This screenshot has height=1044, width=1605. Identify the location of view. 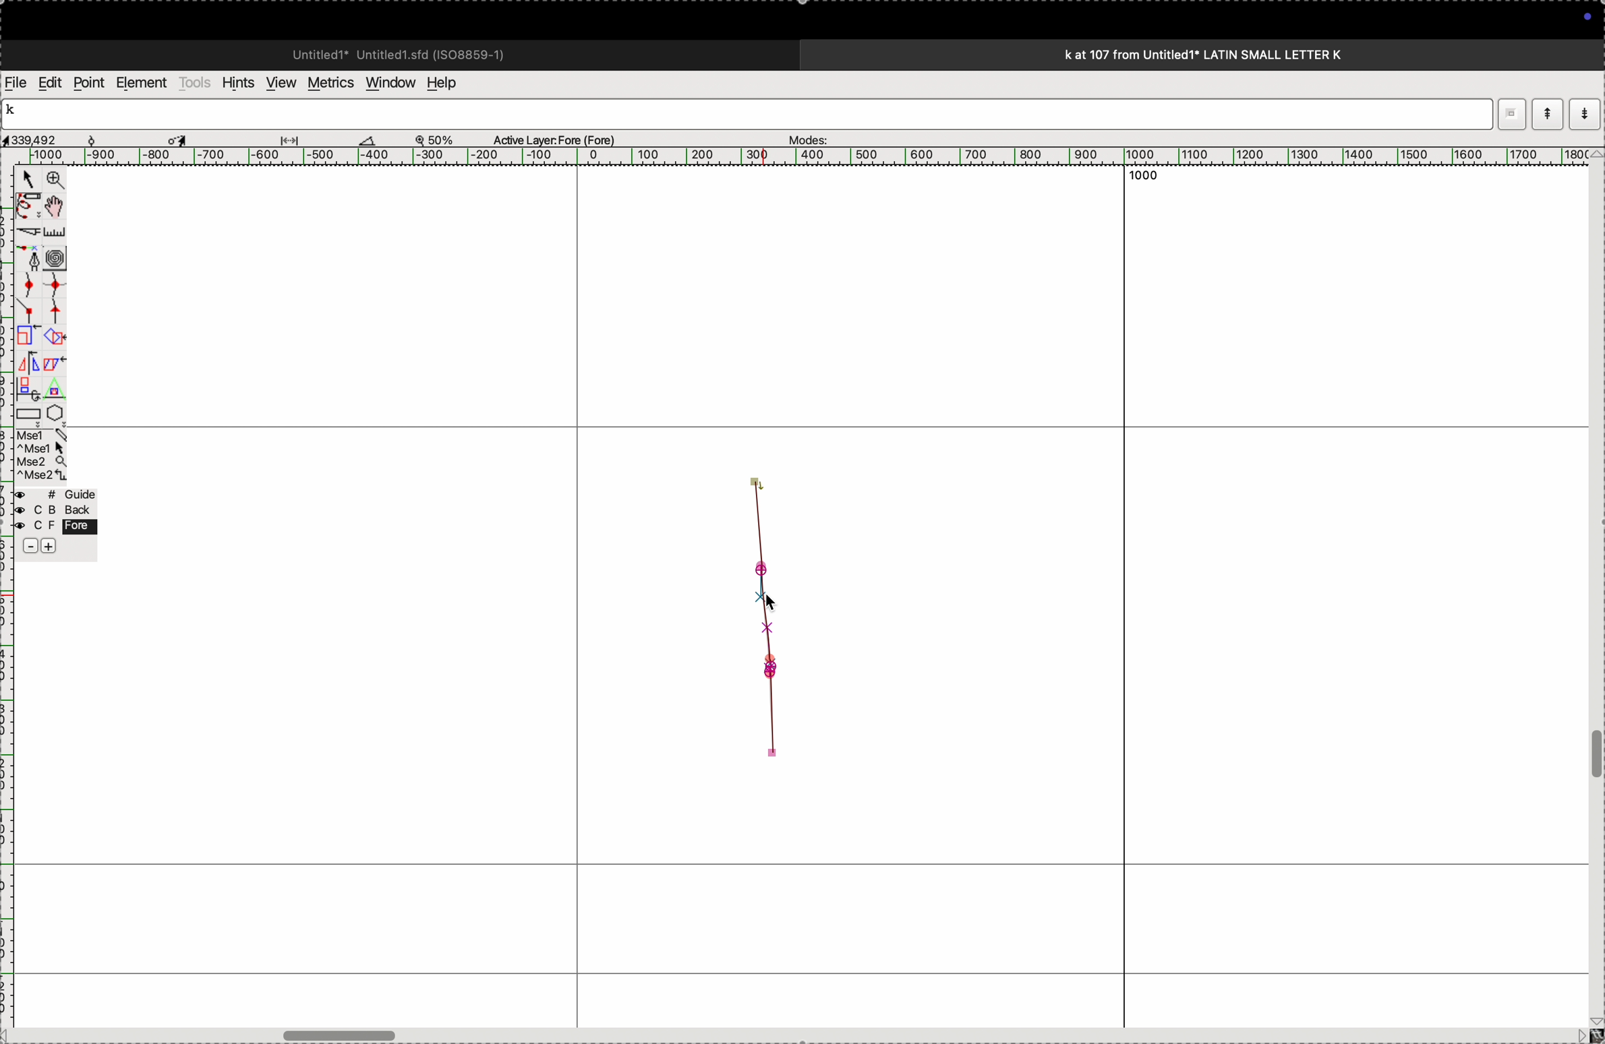
(277, 83).